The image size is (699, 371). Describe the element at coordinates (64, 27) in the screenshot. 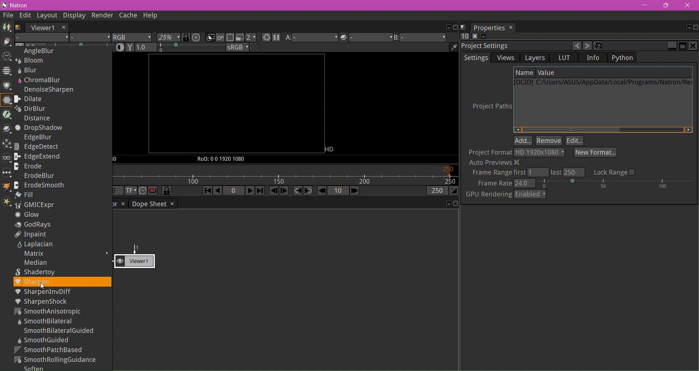

I see `Close Tab` at that location.